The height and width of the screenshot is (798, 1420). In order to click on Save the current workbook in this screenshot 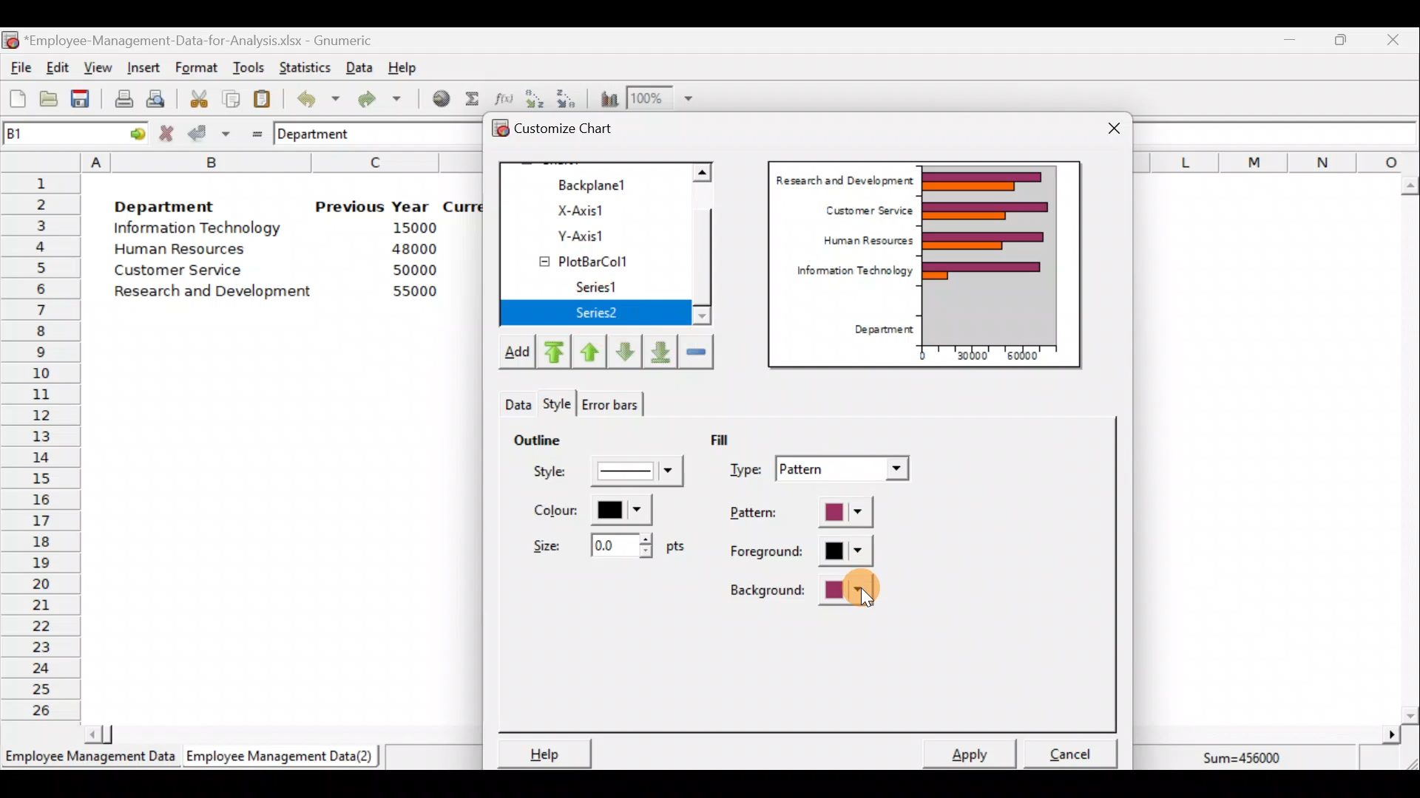, I will do `click(85, 101)`.